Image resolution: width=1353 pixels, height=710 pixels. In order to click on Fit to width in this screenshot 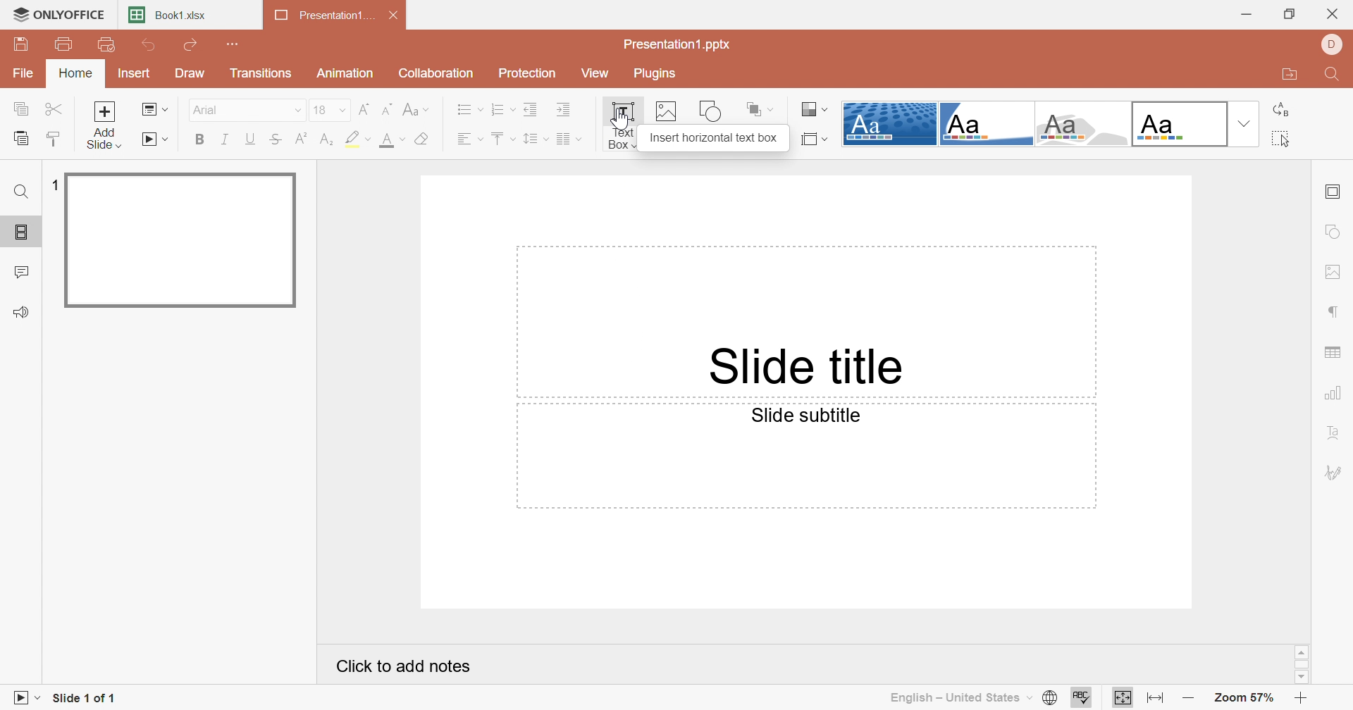, I will do `click(1157, 699)`.